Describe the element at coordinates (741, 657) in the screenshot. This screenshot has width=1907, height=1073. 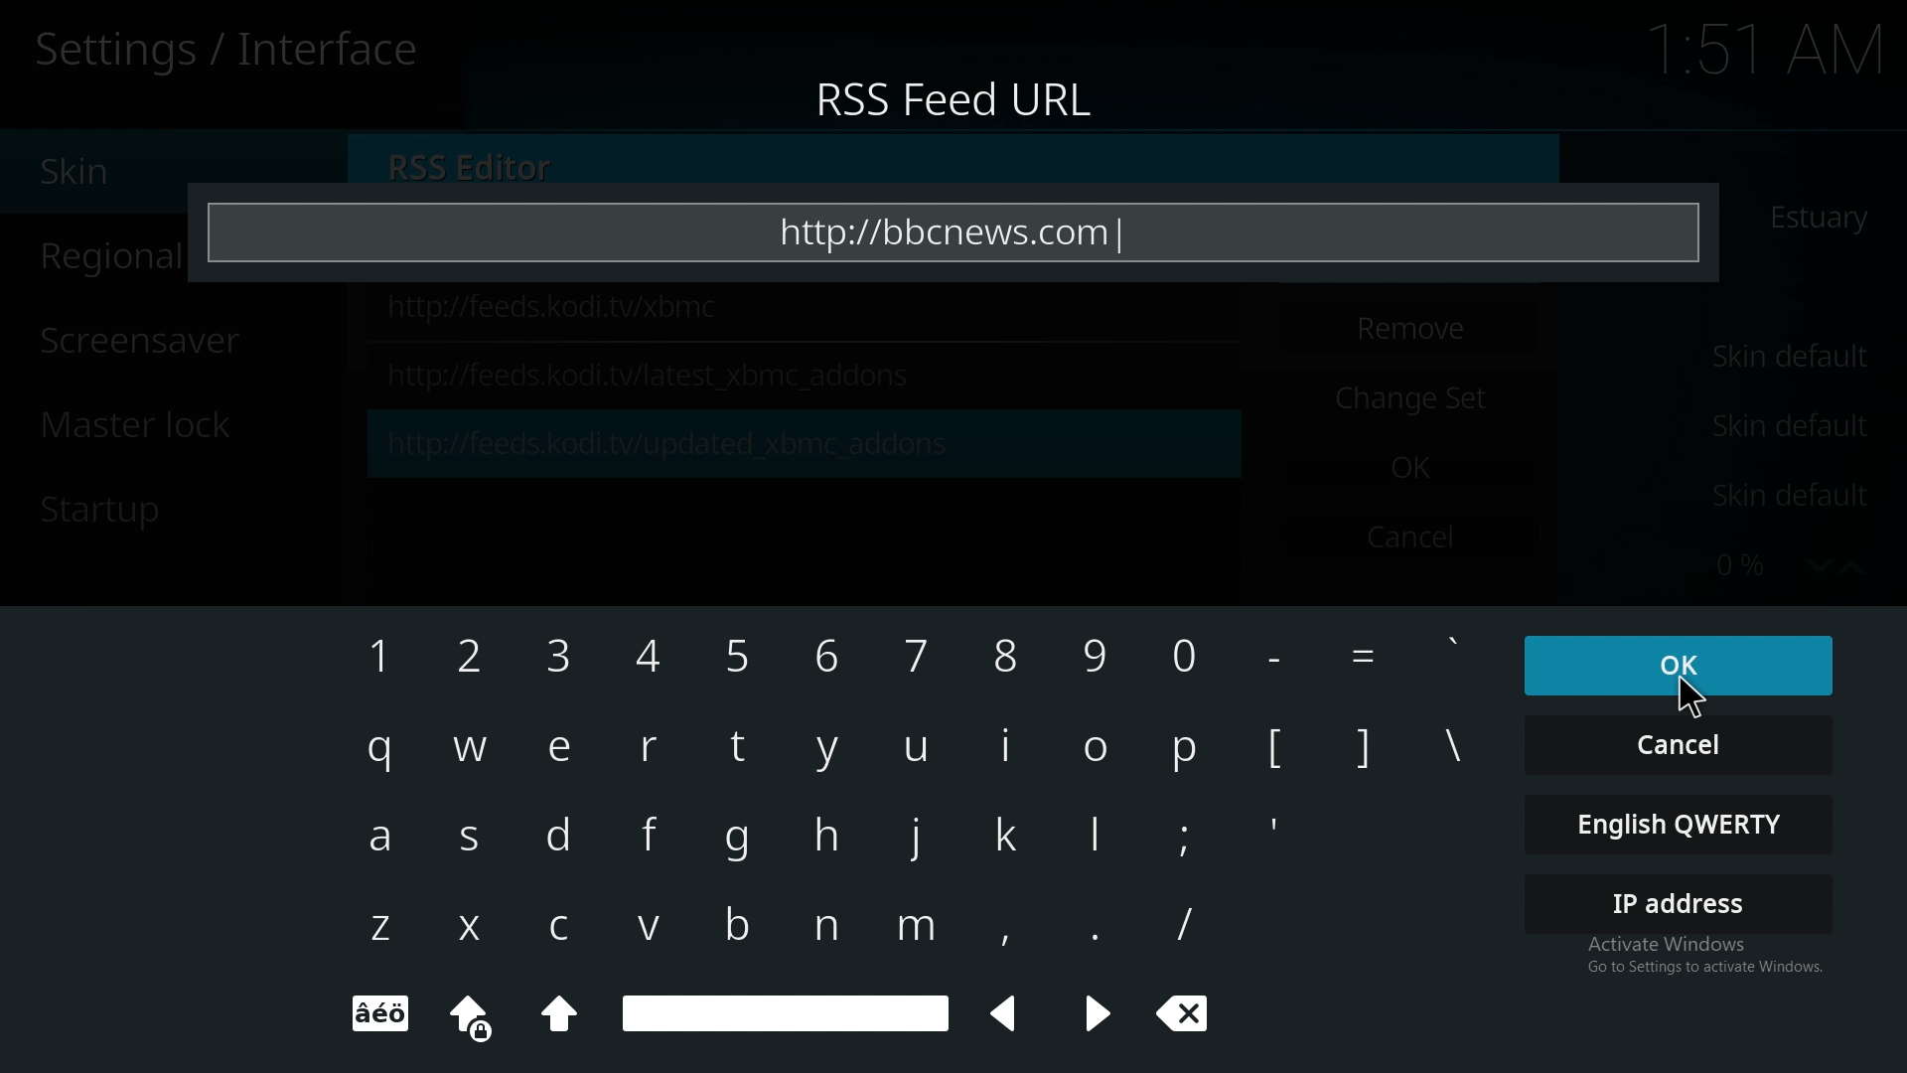
I see `keyboard Input` at that location.